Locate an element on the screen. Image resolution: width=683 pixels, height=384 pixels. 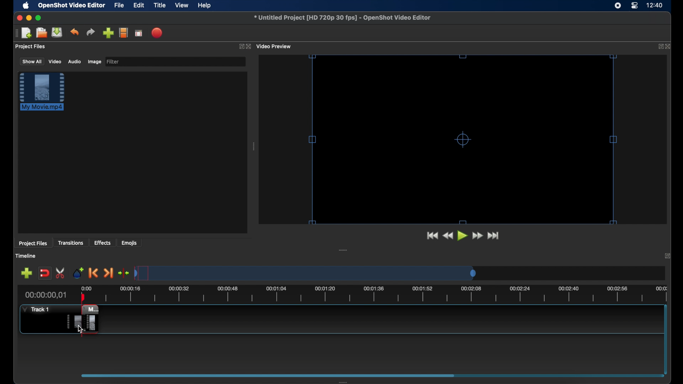
resize  handles is located at coordinates (468, 138).